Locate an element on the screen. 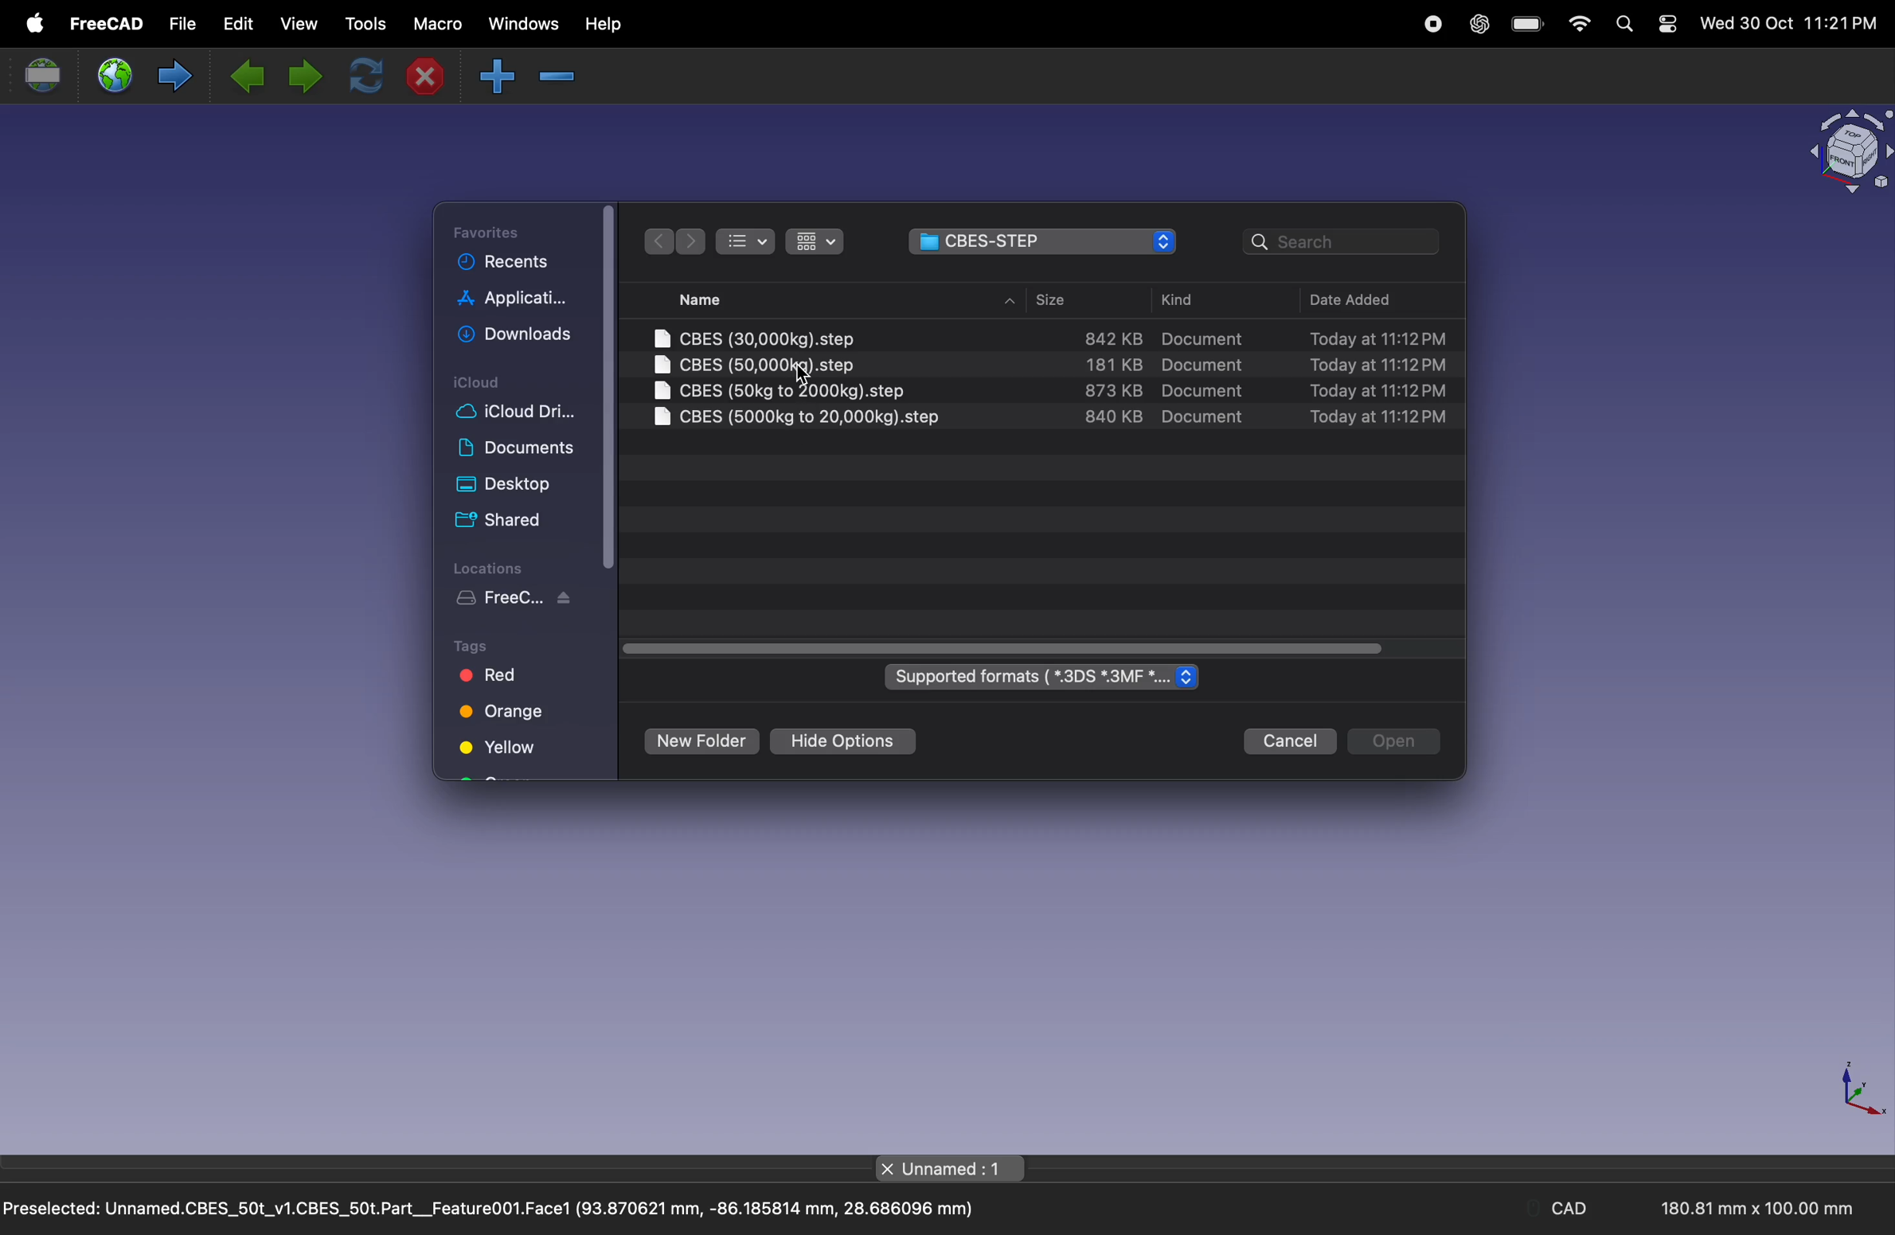 Image resolution: width=1895 pixels, height=1235 pixels. free work is located at coordinates (516, 599).